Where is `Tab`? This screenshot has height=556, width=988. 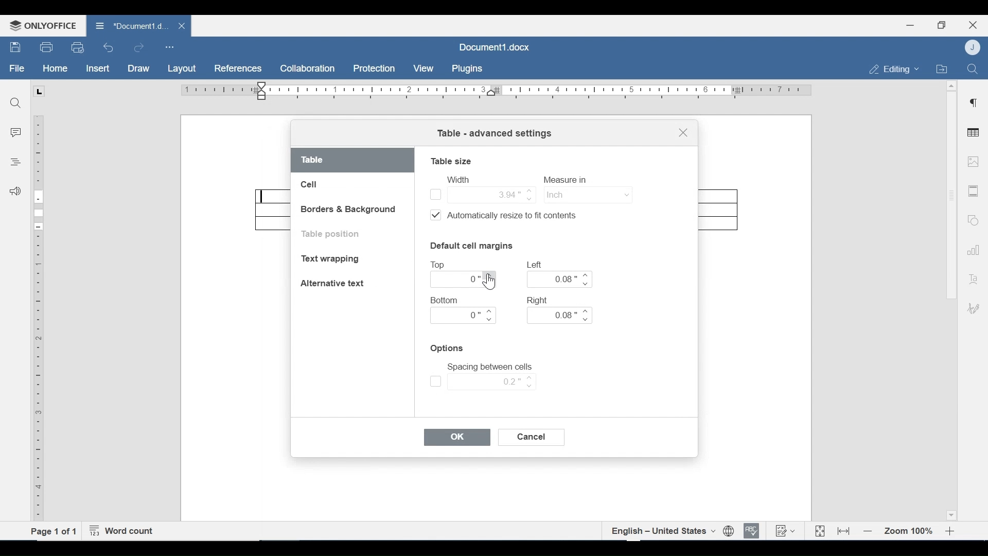 Tab is located at coordinates (39, 91).